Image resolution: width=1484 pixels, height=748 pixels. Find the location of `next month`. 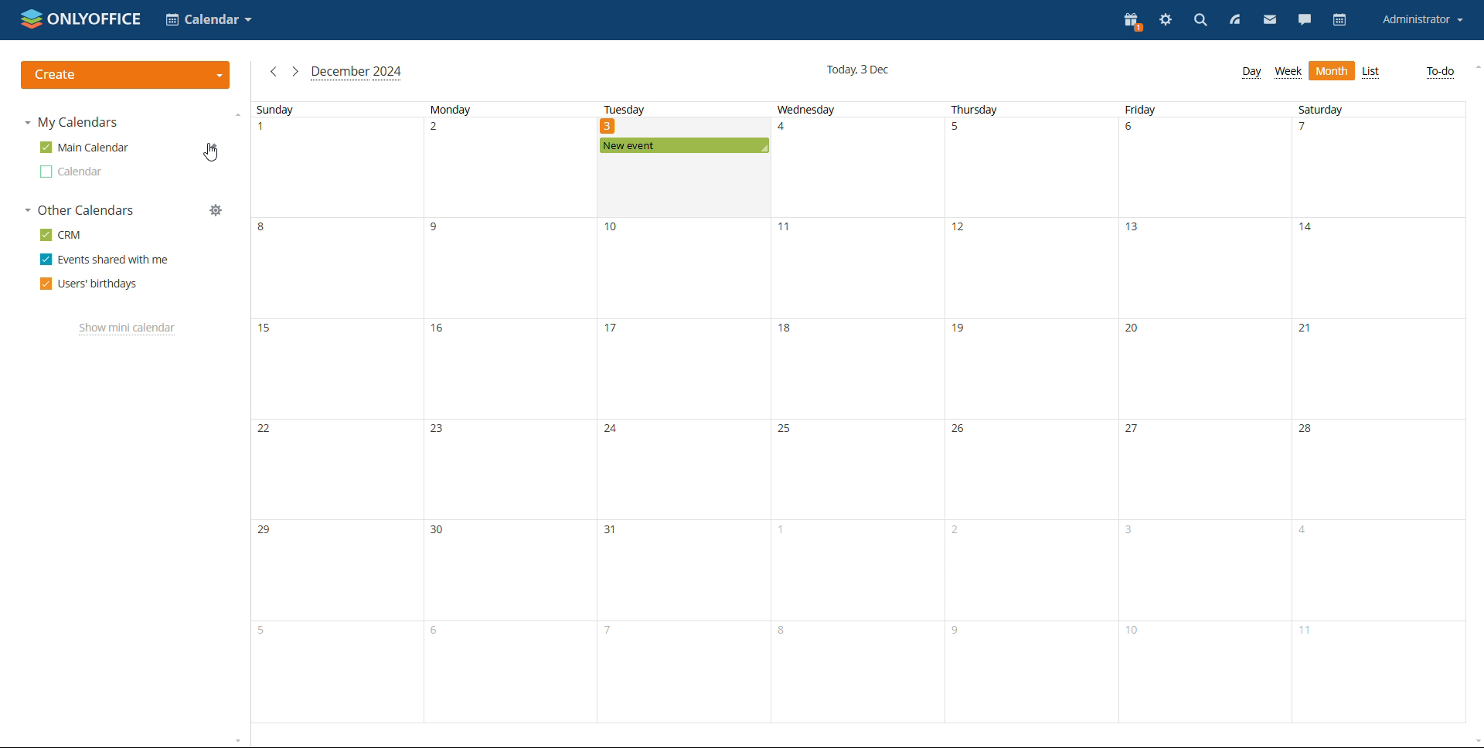

next month is located at coordinates (294, 71).